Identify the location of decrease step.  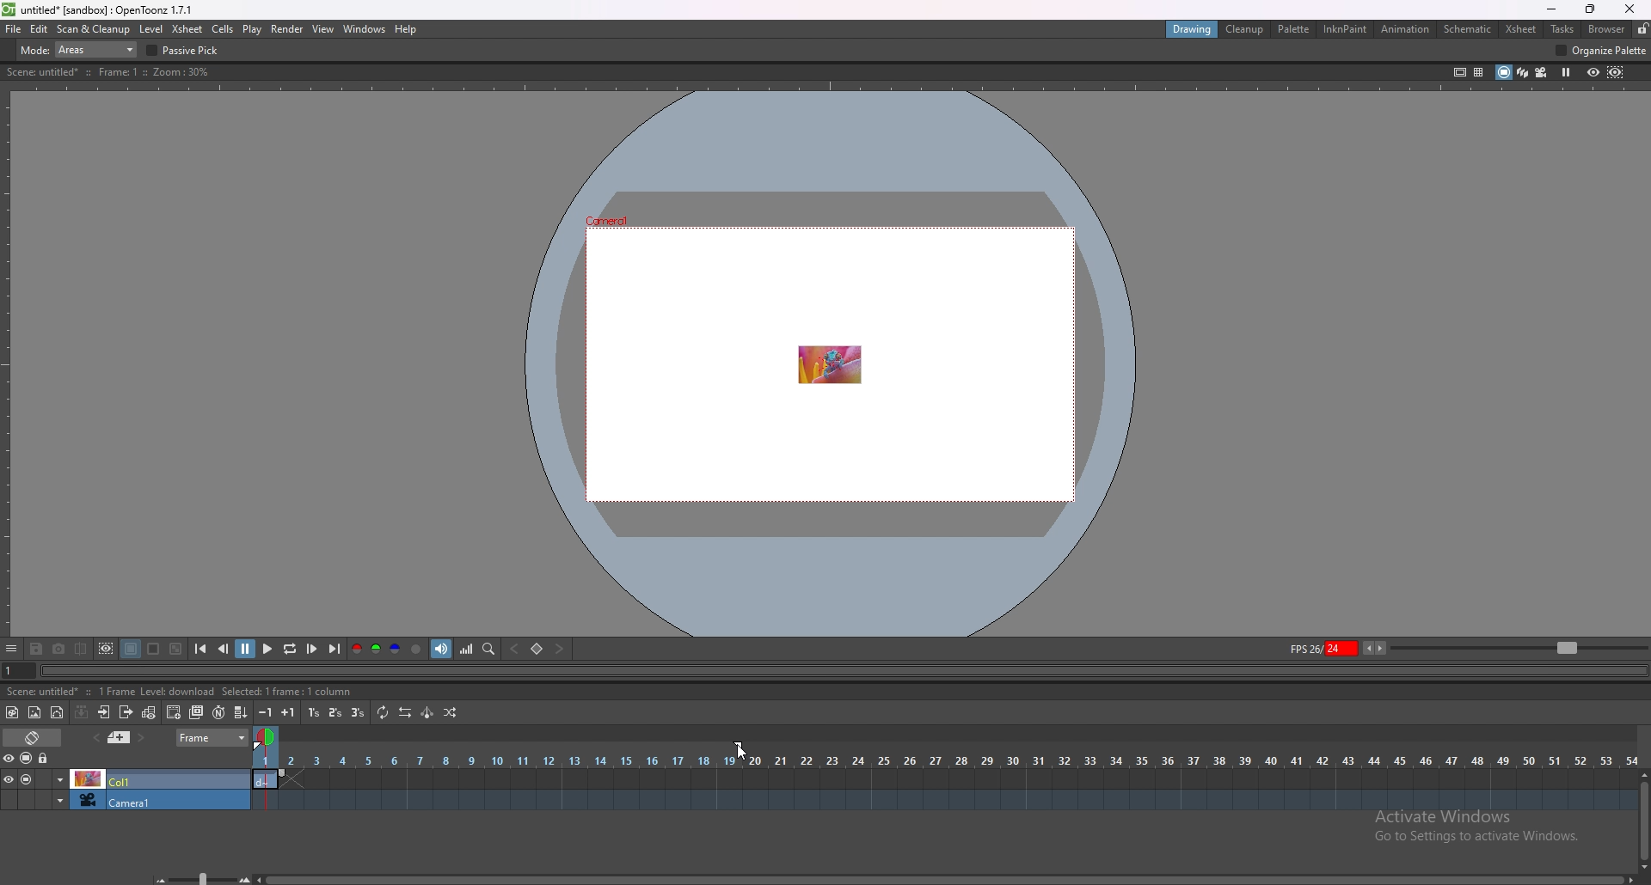
(265, 712).